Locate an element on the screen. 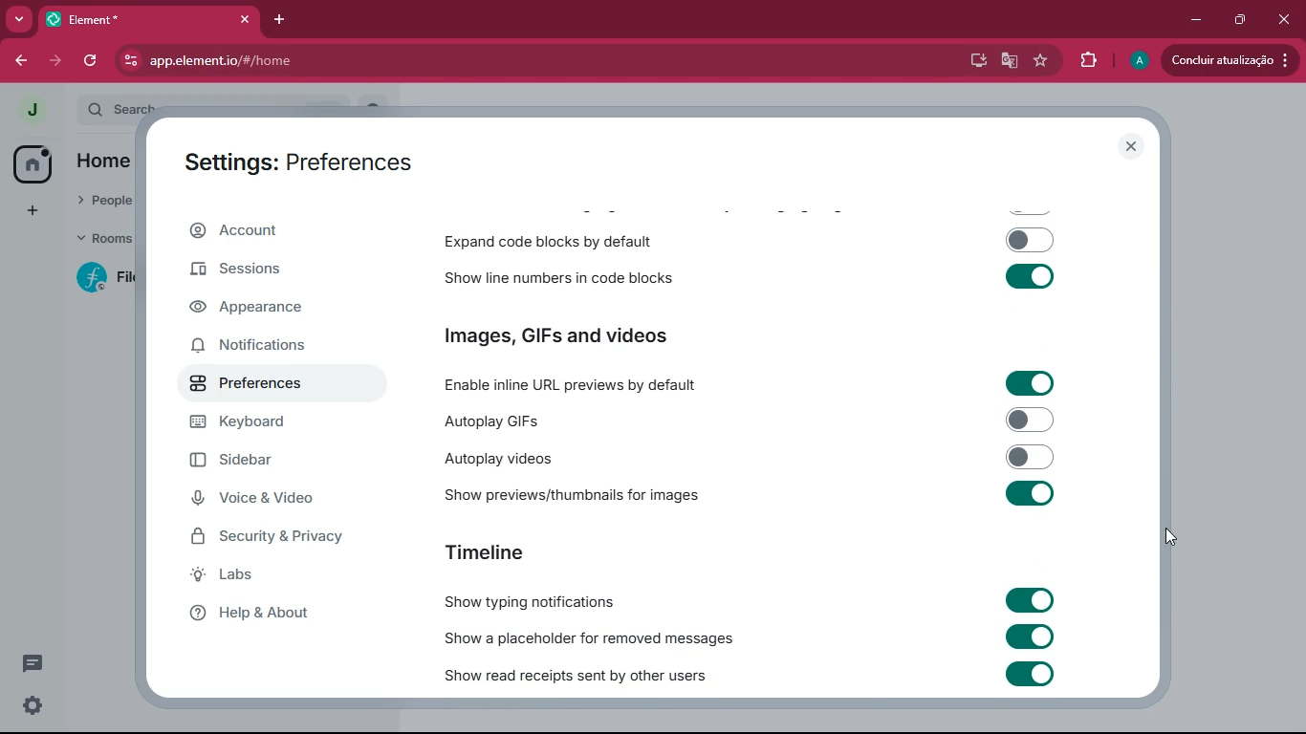  keyboard is located at coordinates (265, 424).